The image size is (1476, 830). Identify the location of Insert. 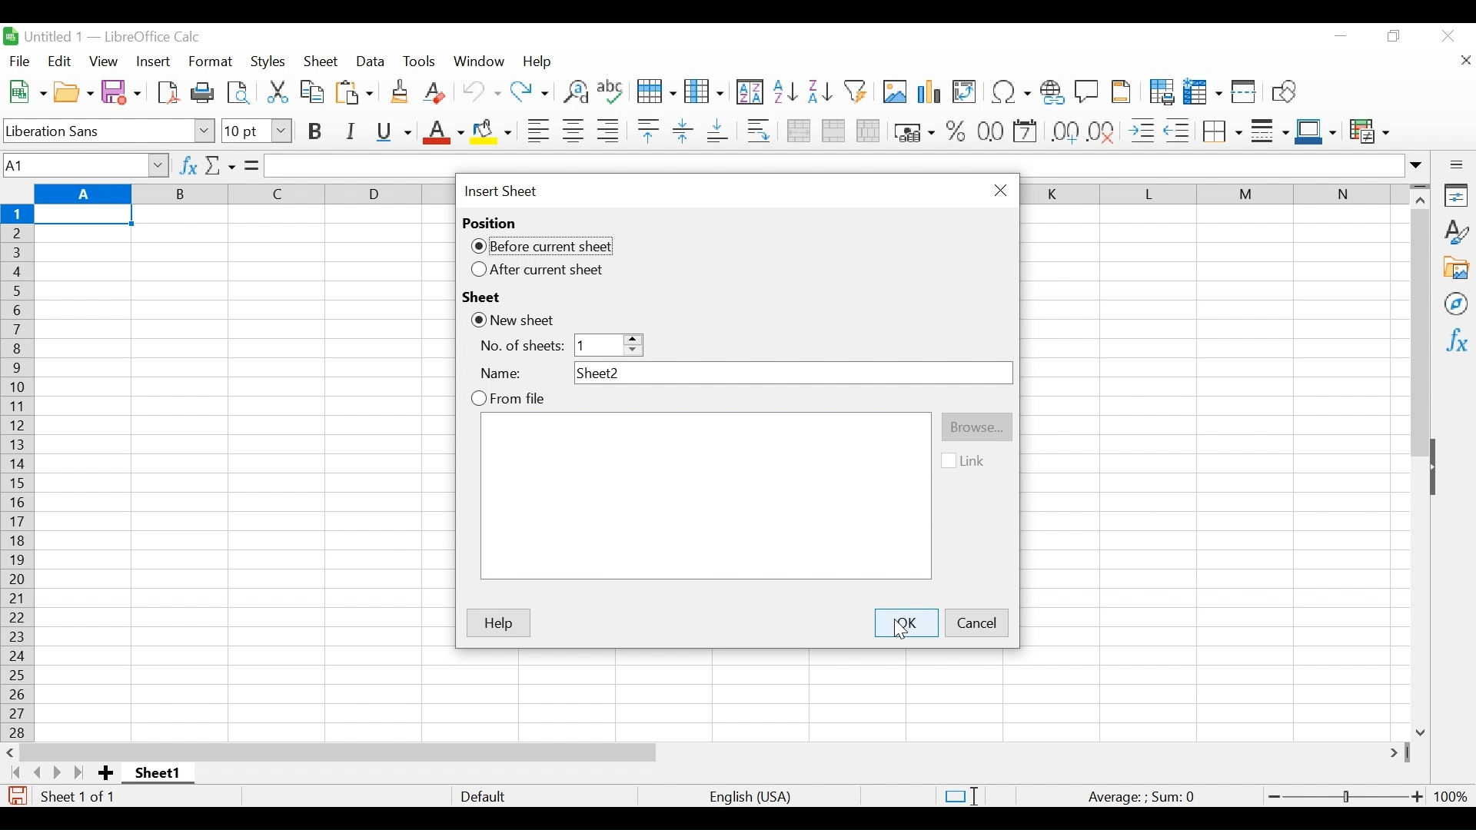
(154, 61).